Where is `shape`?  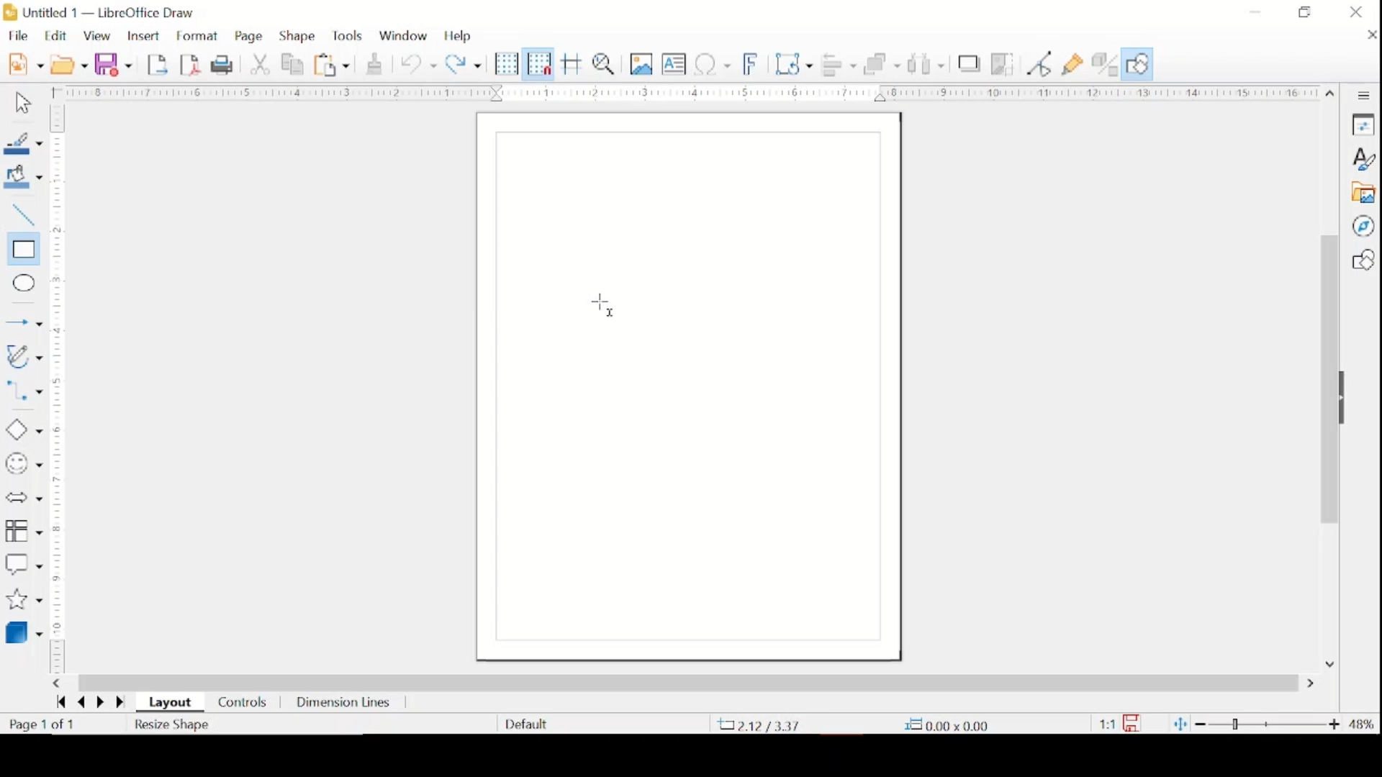
shape is located at coordinates (298, 36).